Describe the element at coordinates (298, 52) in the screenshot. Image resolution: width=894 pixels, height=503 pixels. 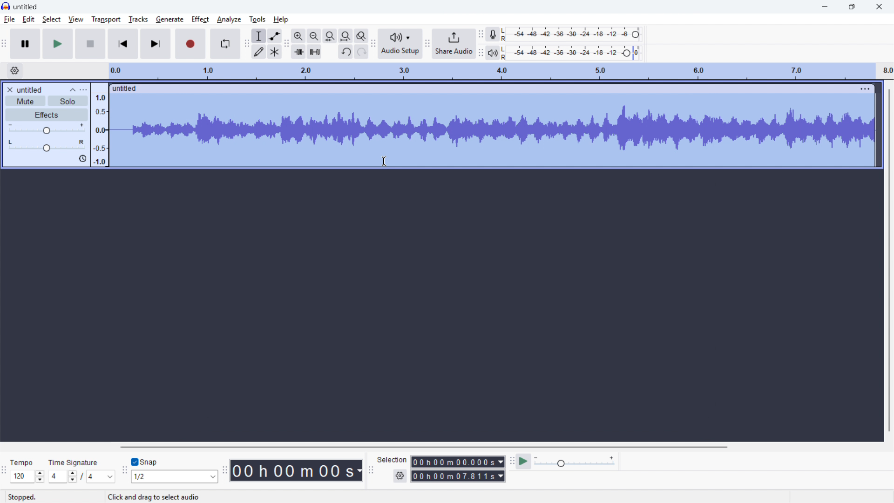
I see `Trim audio outside selection ` at that location.